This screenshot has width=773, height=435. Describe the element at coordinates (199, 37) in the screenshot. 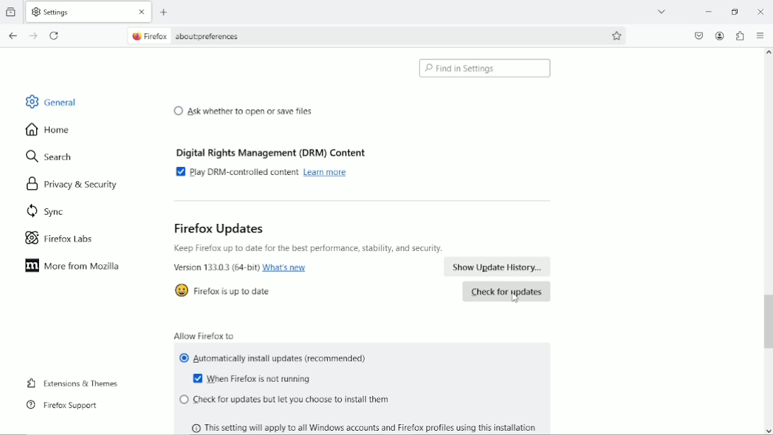

I see `@ Firefox aboutpreferences,` at that location.